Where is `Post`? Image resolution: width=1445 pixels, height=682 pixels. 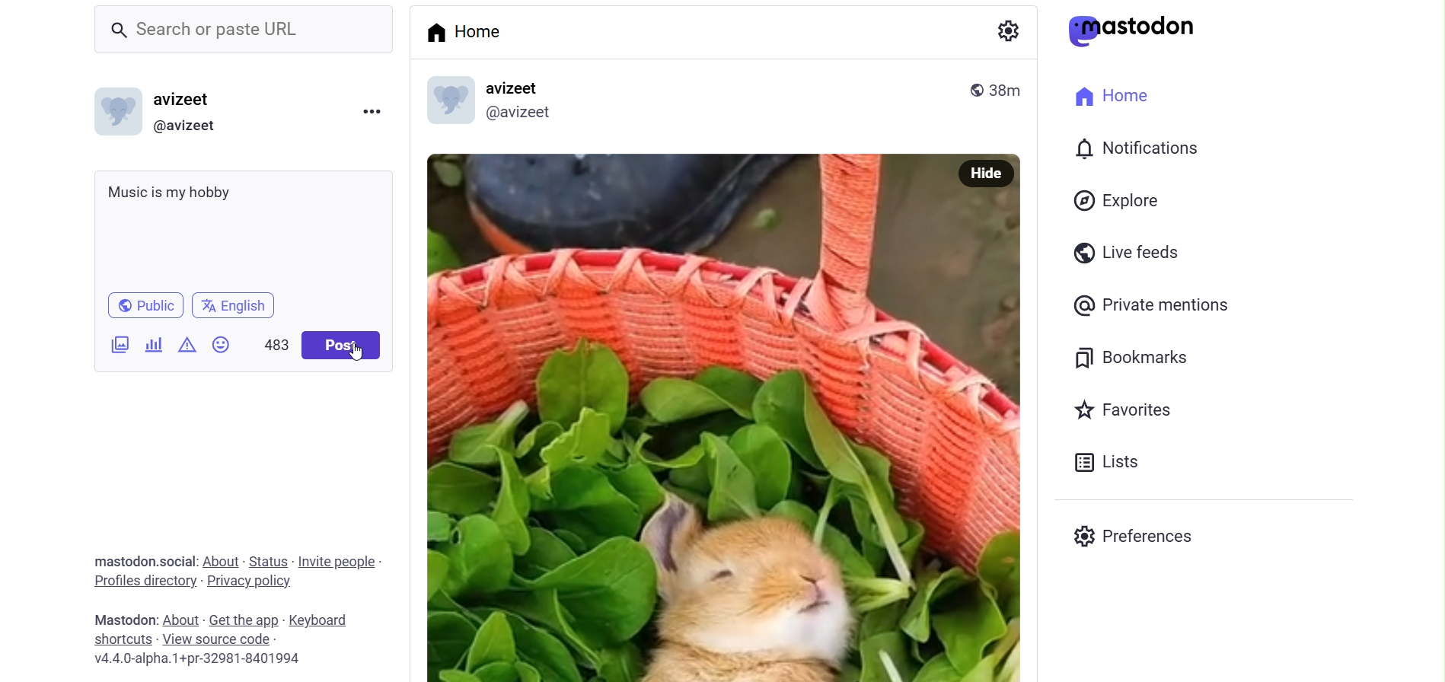 Post is located at coordinates (684, 418).